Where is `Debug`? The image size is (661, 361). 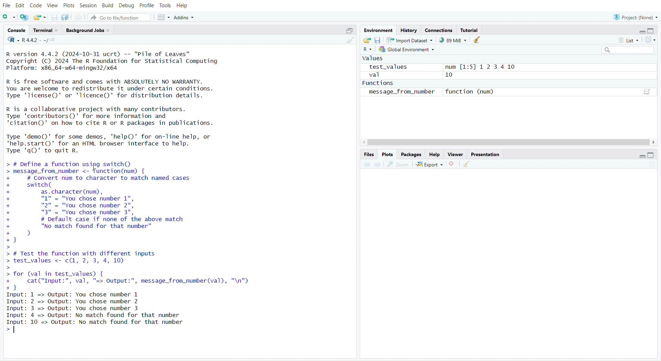
Debug is located at coordinates (126, 5).